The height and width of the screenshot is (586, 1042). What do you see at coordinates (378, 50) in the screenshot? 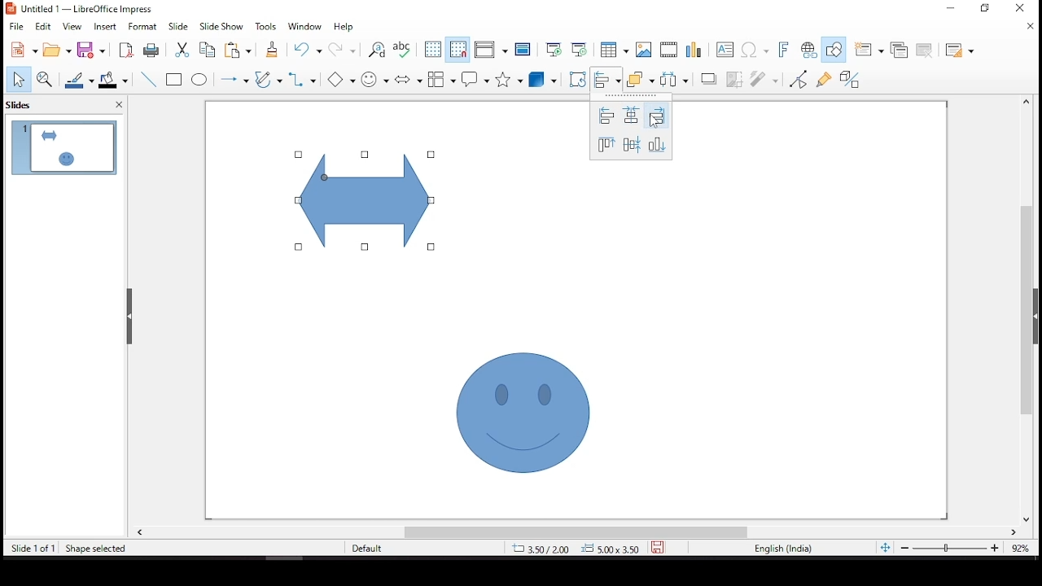
I see `find and replace` at bounding box center [378, 50].